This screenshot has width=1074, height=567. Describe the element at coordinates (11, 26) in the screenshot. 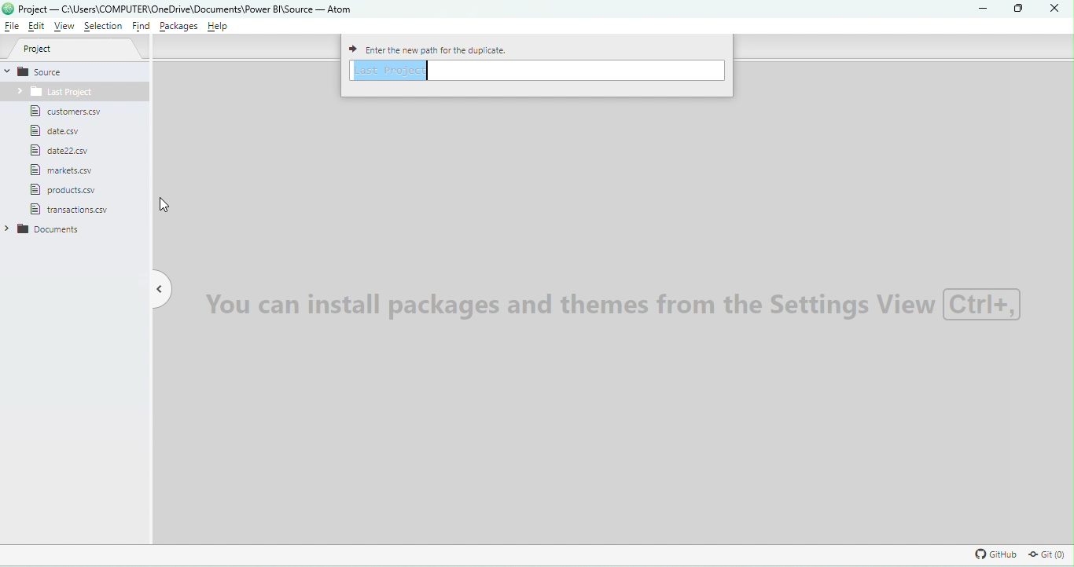

I see `` at that location.